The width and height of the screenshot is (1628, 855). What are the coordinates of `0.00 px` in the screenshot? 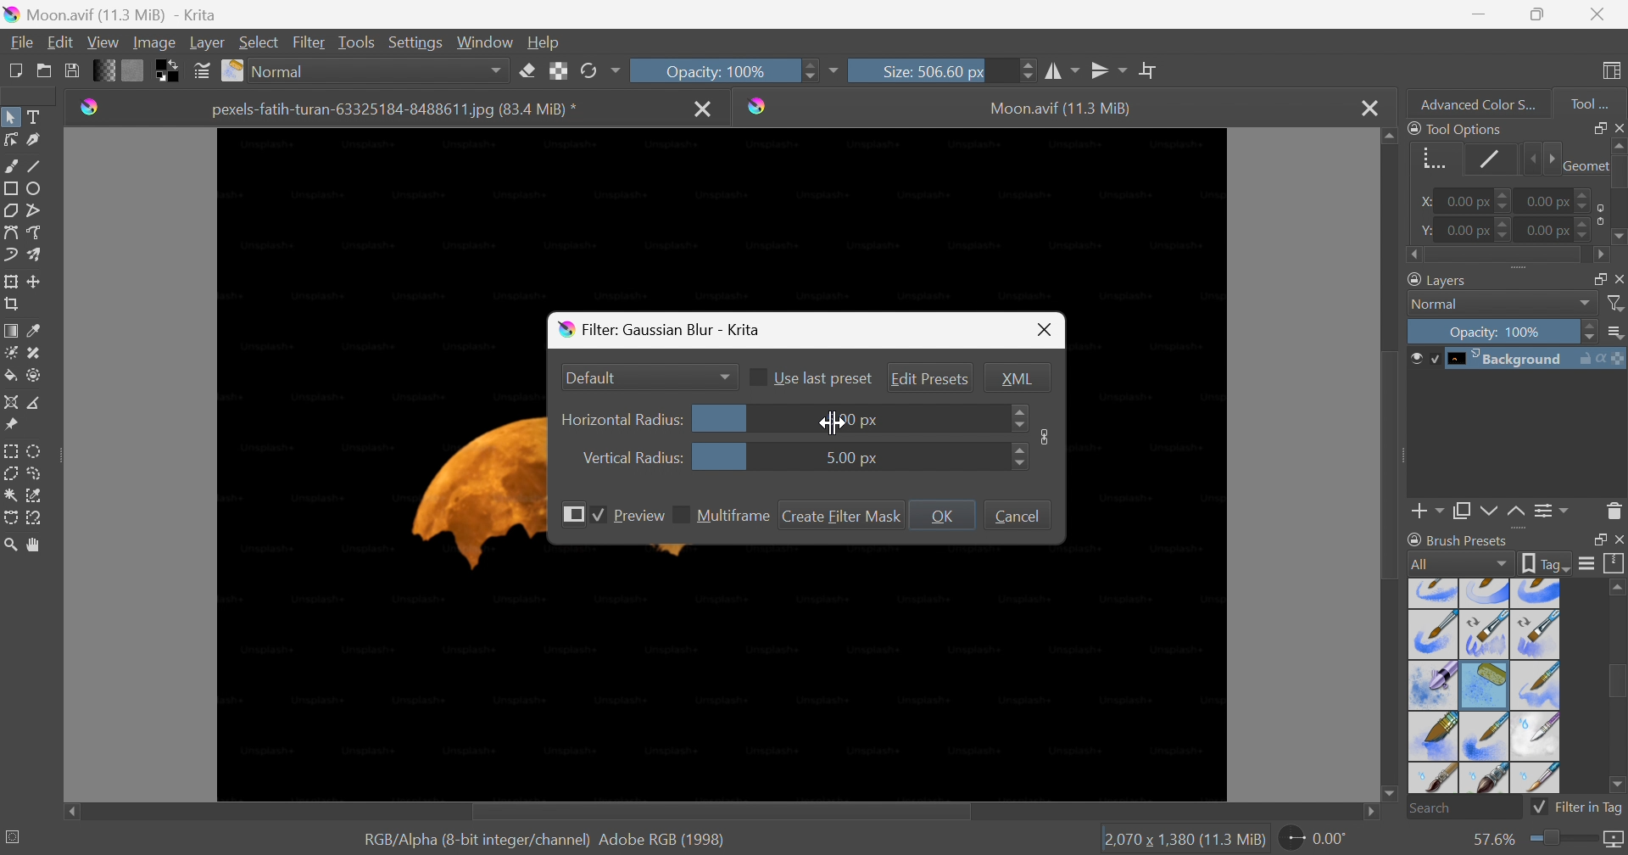 It's located at (1562, 230).